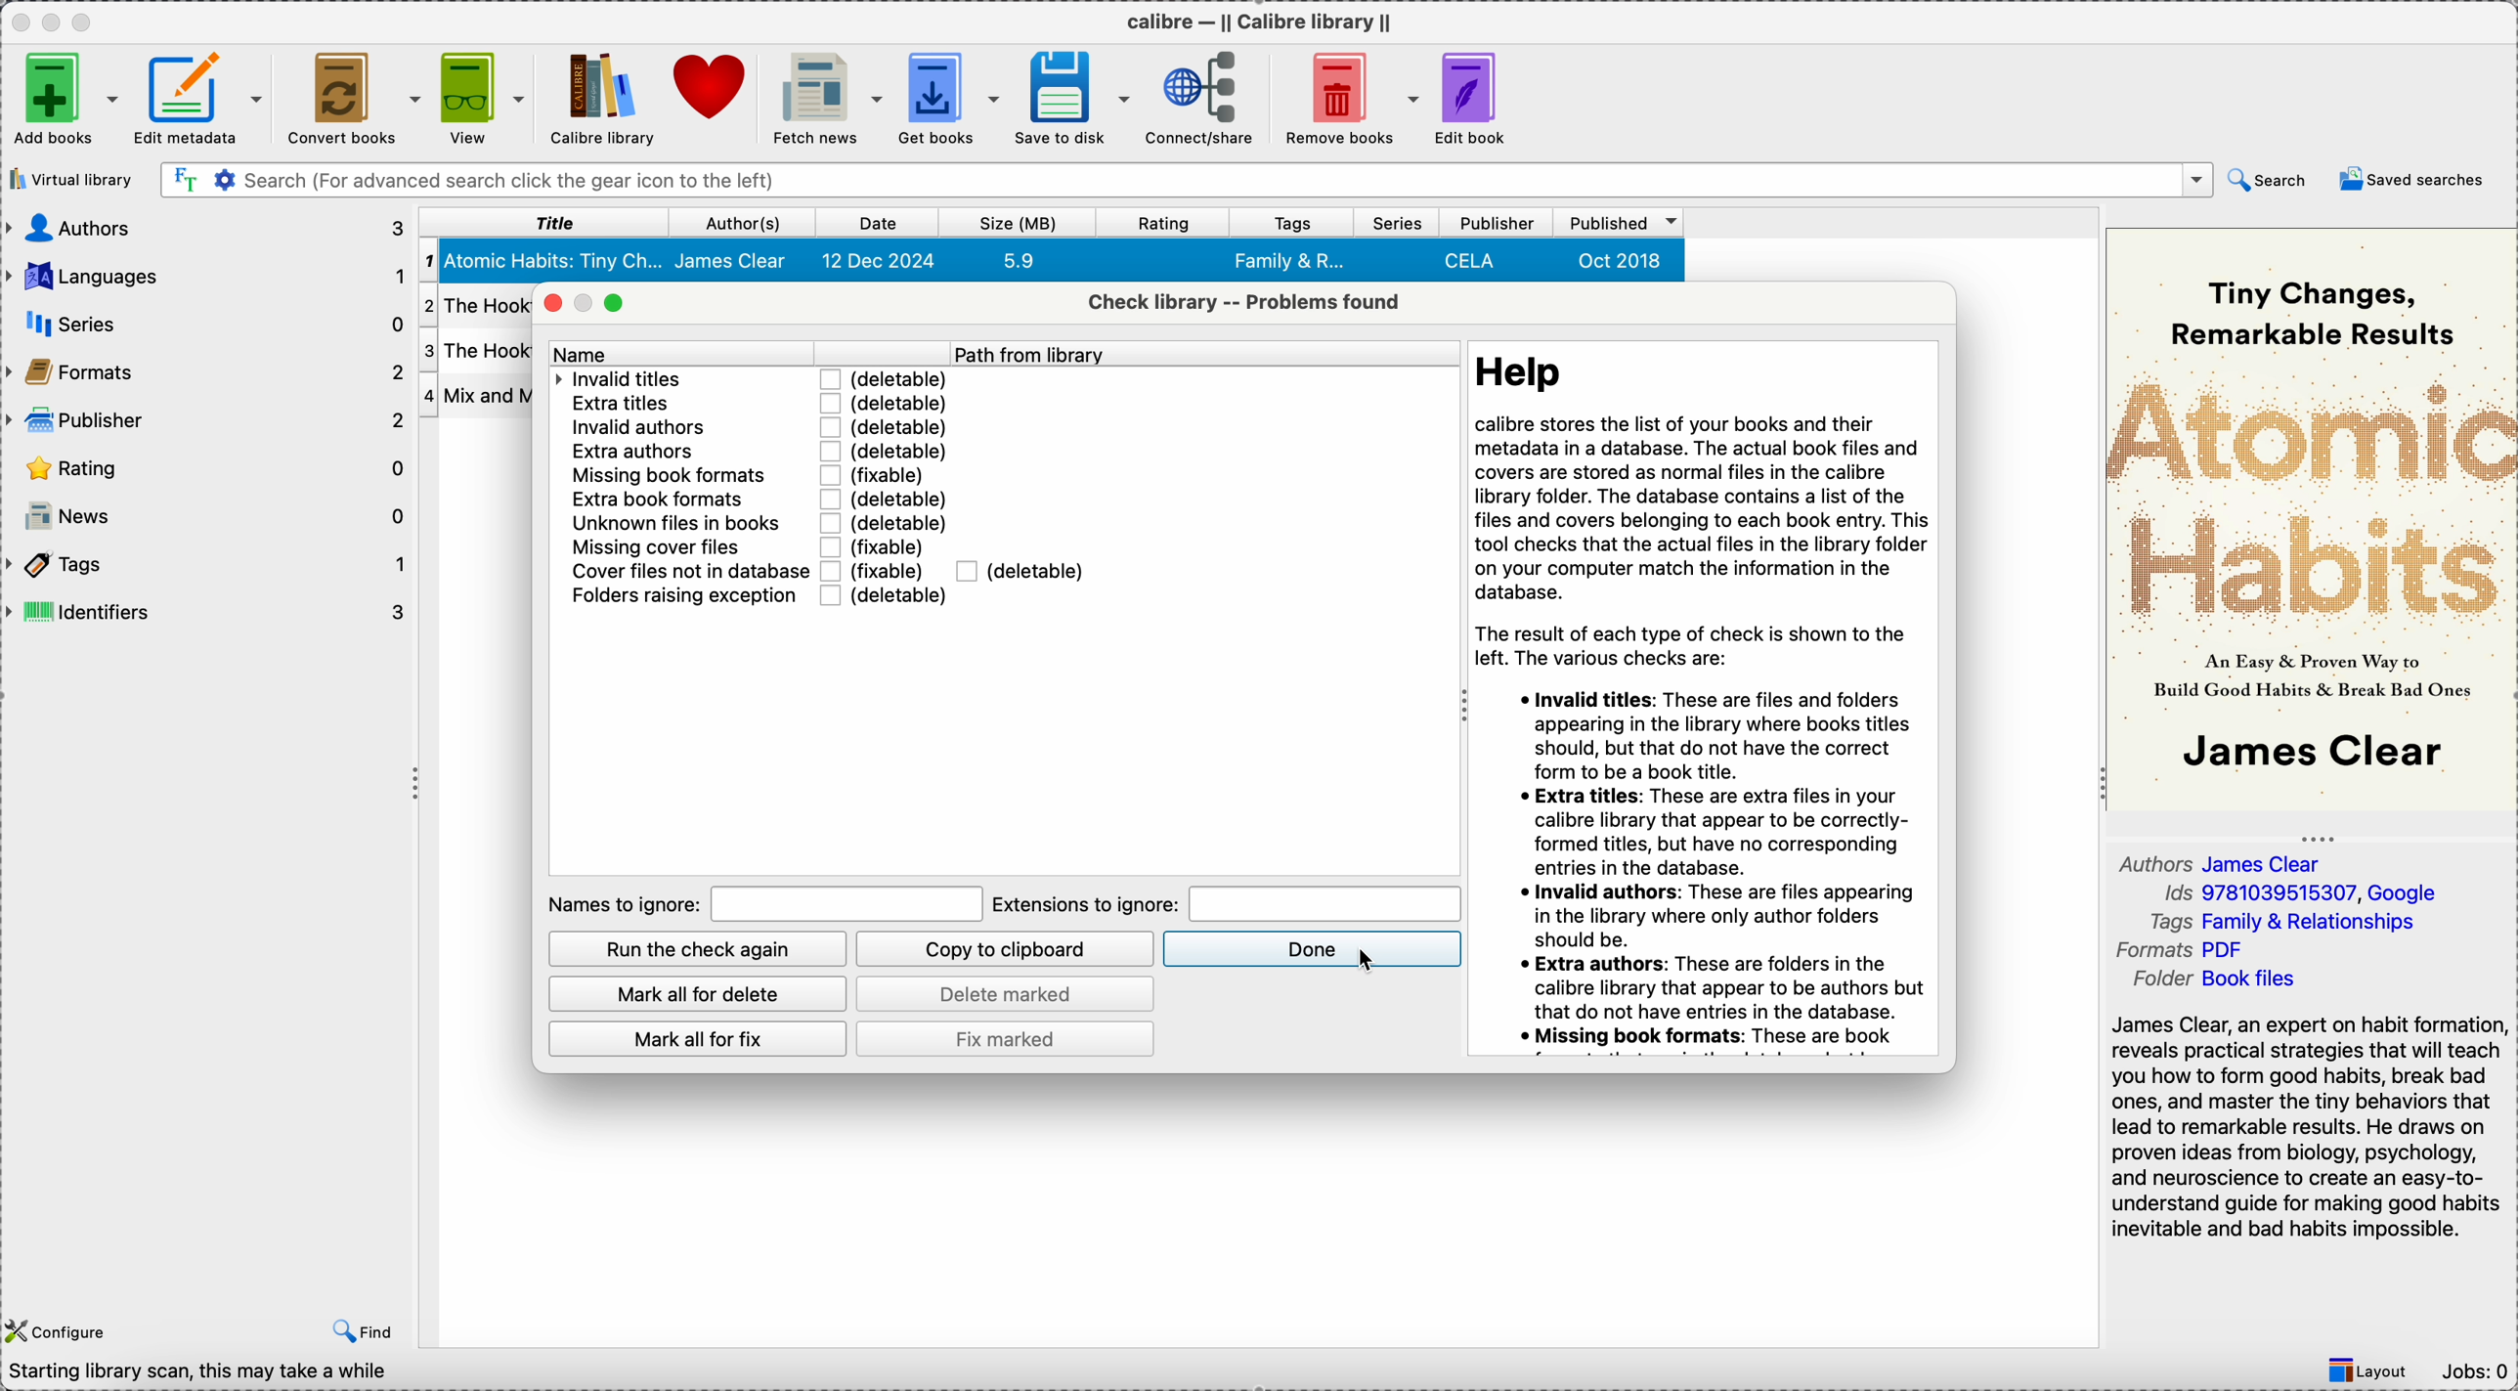 The image size is (2518, 1391). What do you see at coordinates (1207, 354) in the screenshot?
I see `path from library` at bounding box center [1207, 354].